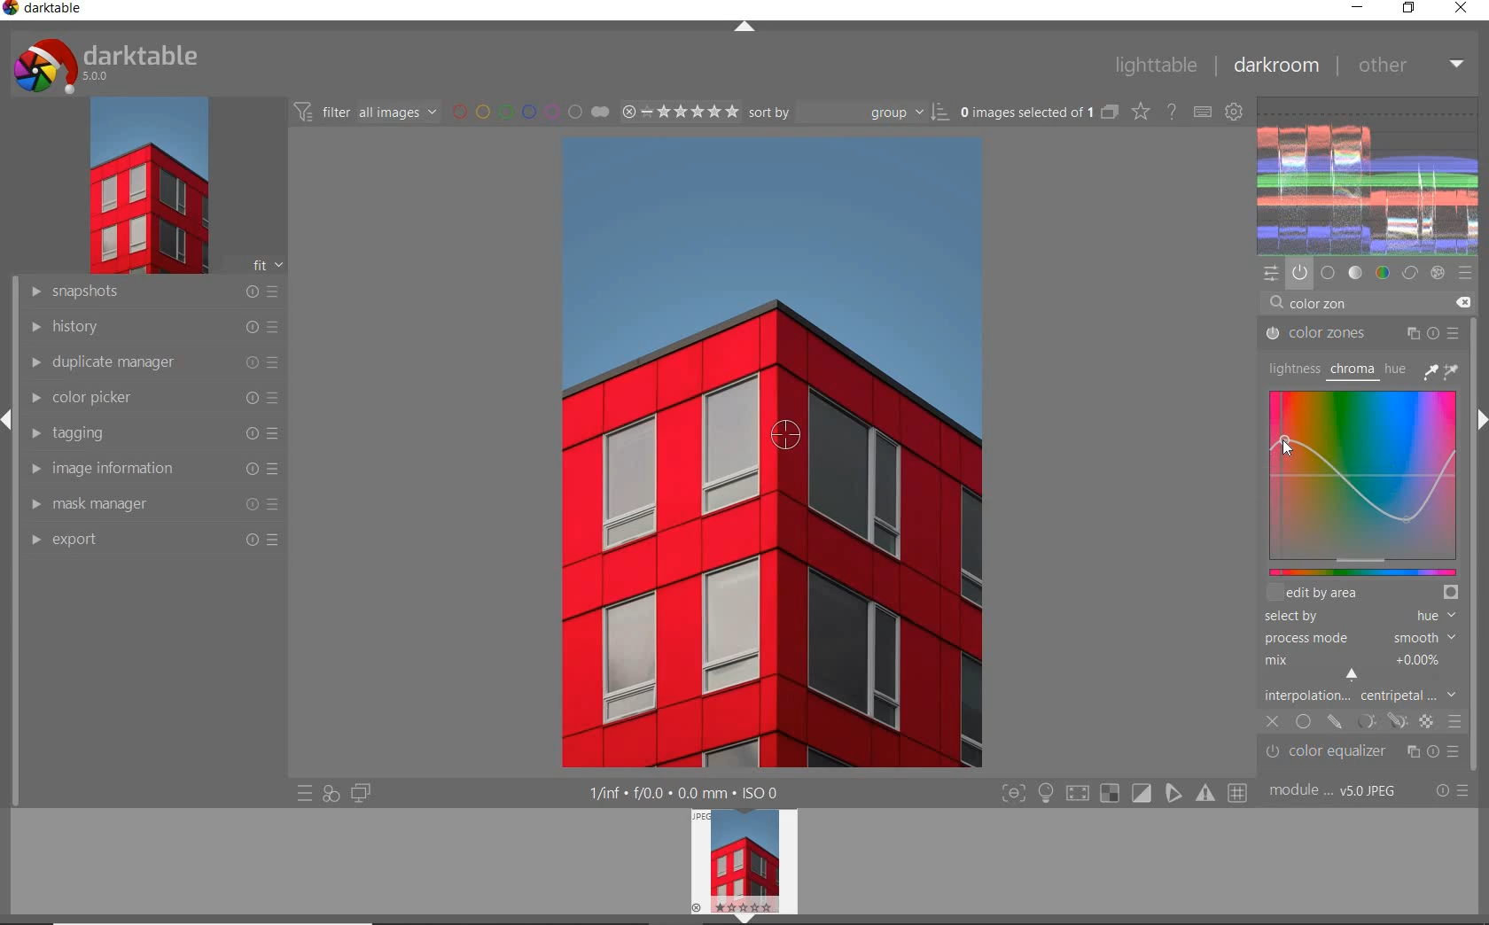 This screenshot has height=925, width=1489. Describe the element at coordinates (1364, 755) in the screenshot. I see `color equalizer` at that location.